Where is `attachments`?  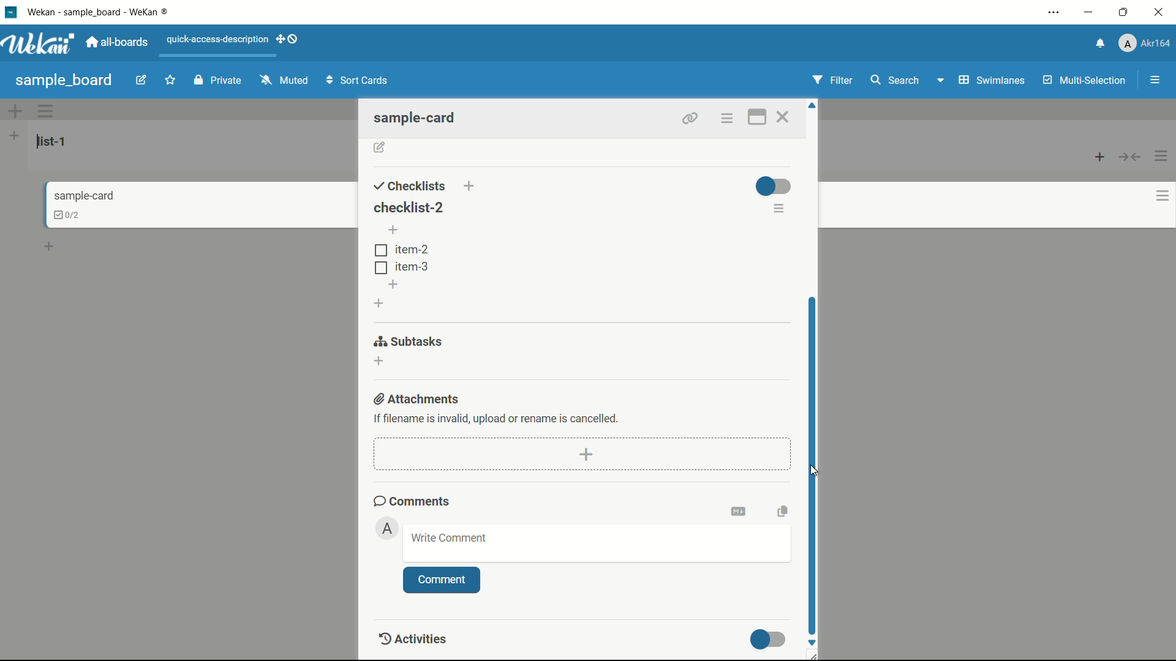
attachments is located at coordinates (418, 399).